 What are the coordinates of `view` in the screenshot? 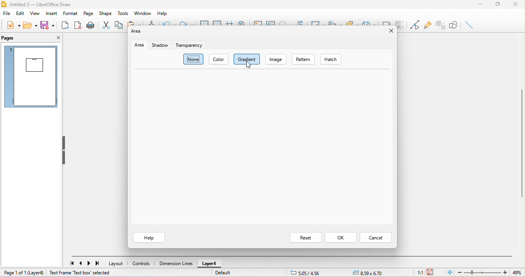 It's located at (35, 13).